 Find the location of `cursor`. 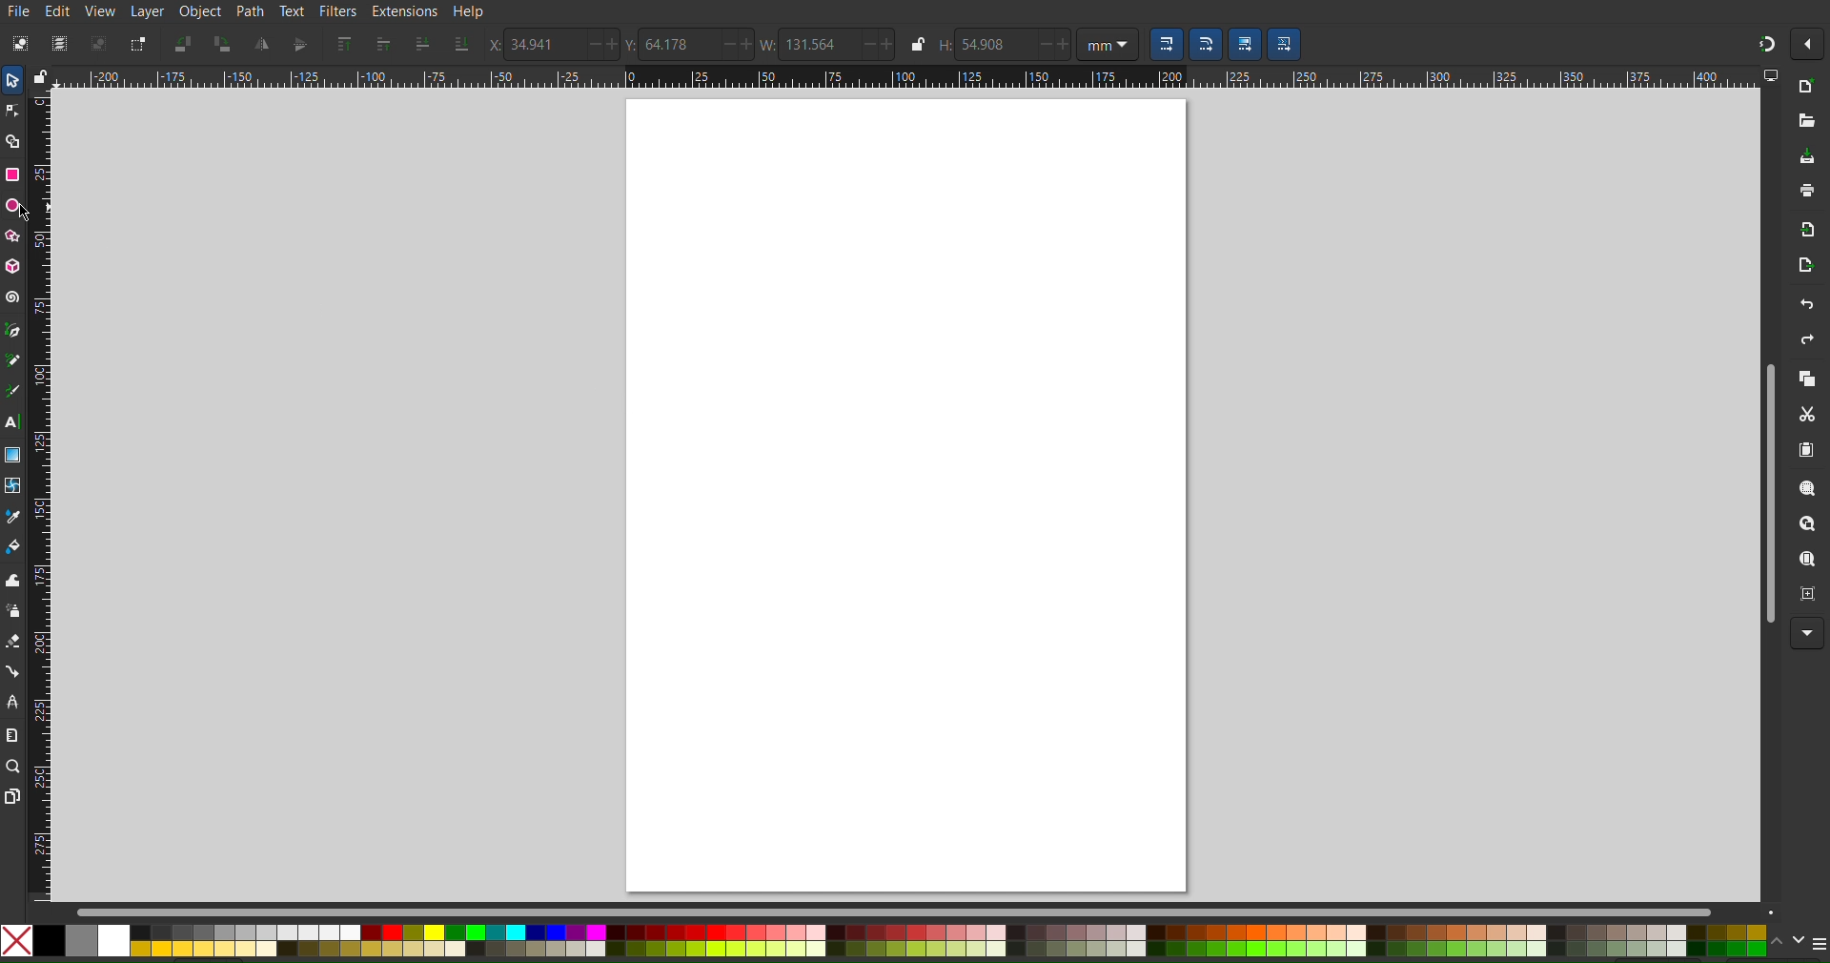

cursor is located at coordinates (29, 213).